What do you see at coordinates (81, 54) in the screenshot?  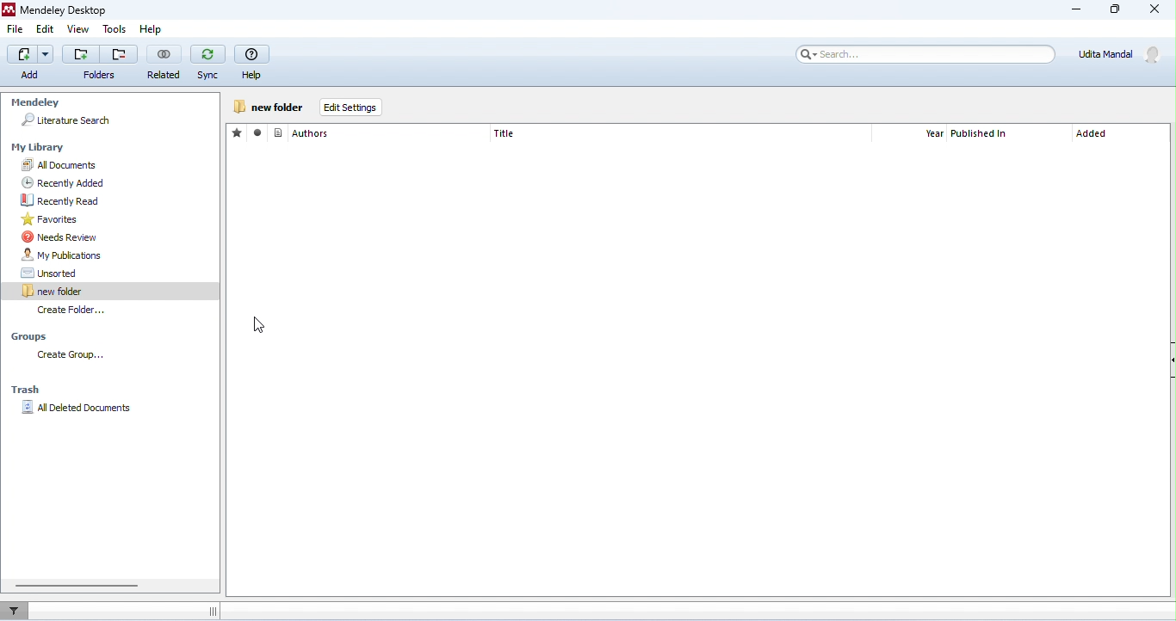 I see `add` at bounding box center [81, 54].